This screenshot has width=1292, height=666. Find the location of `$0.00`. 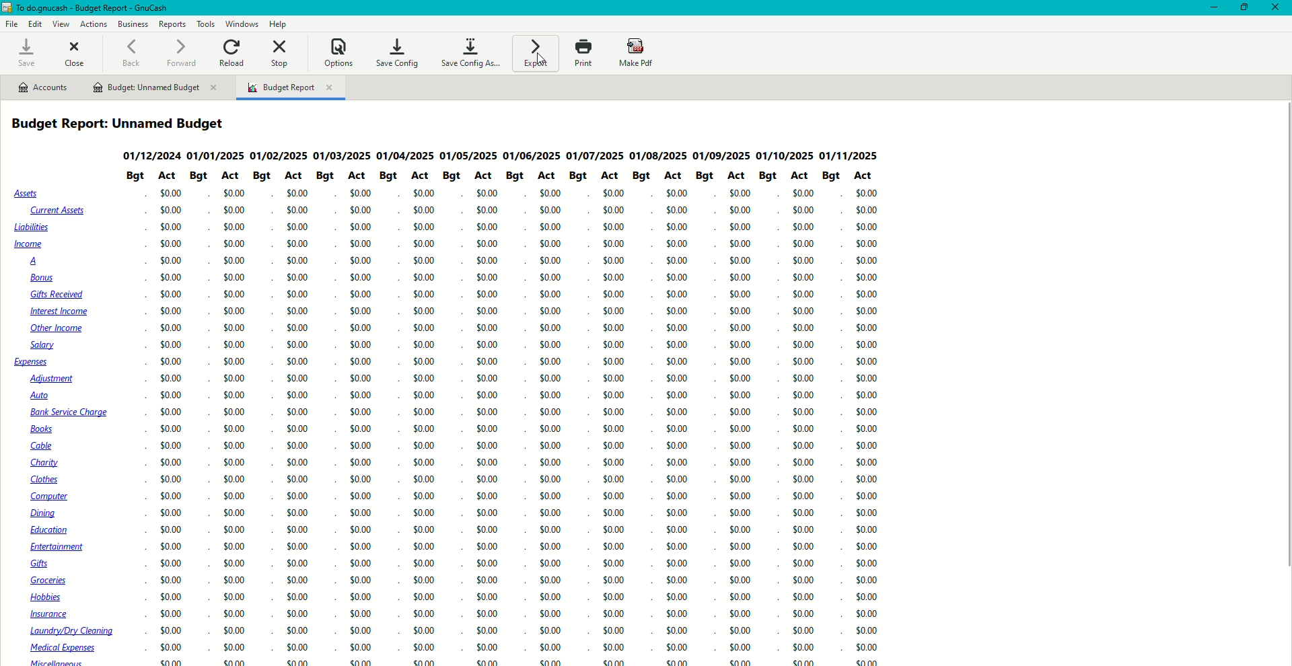

$0.00 is located at coordinates (551, 212).